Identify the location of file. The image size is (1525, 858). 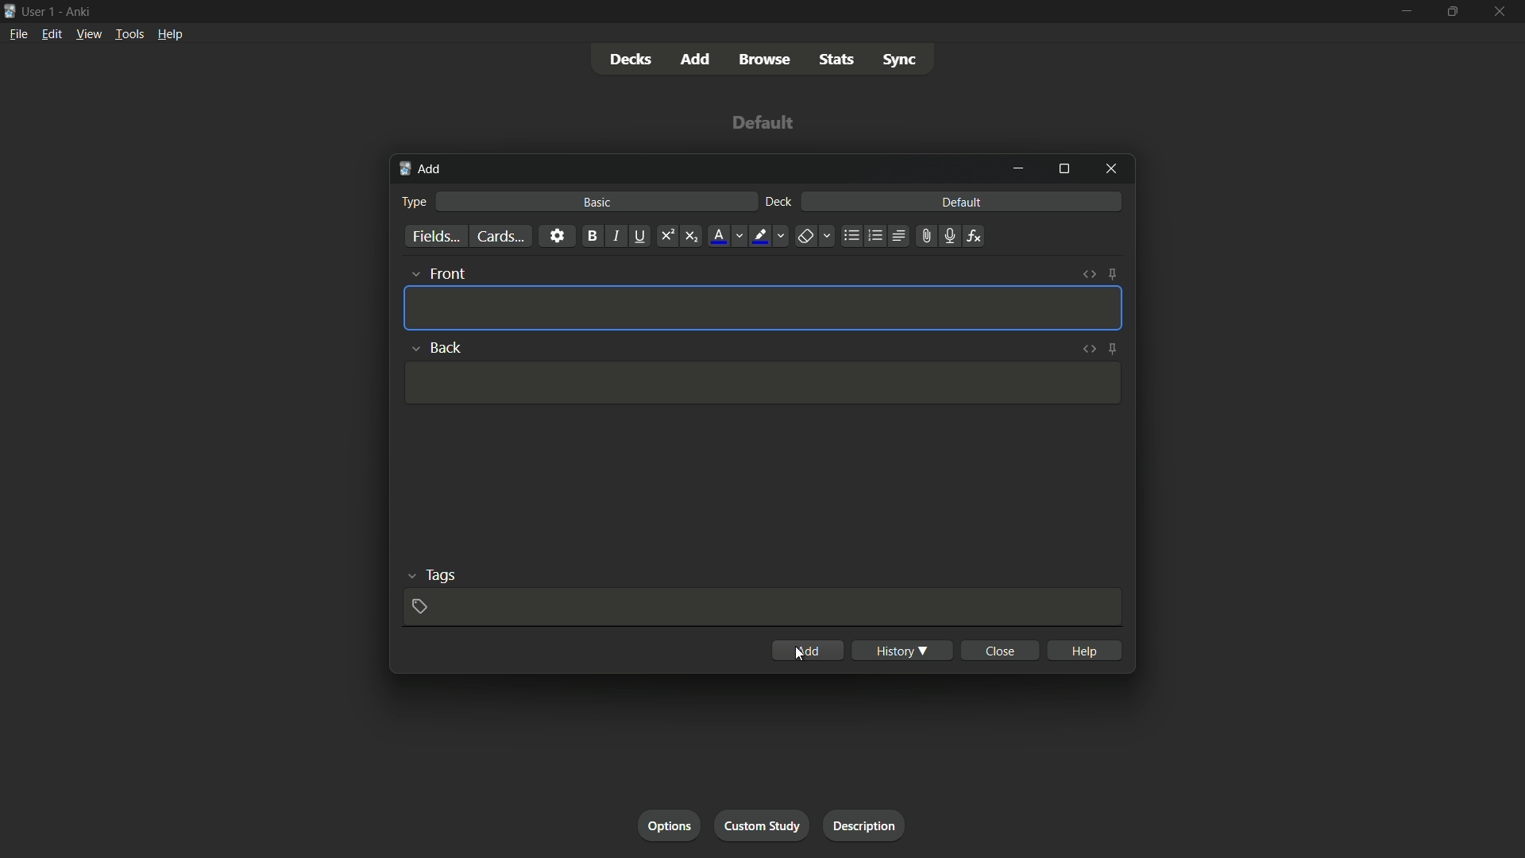
(16, 33).